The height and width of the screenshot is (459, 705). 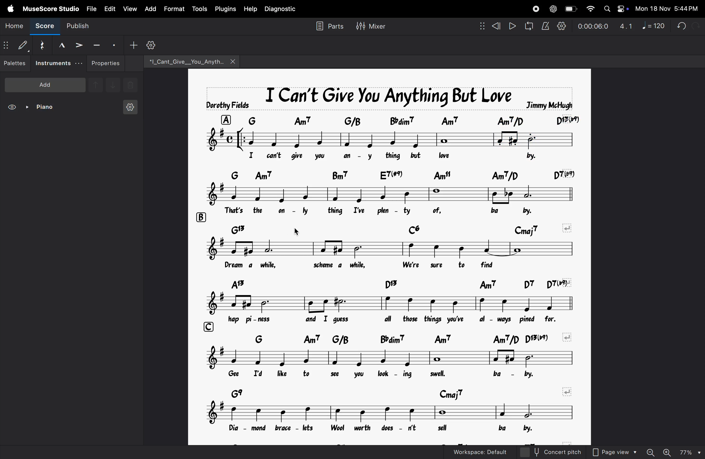 What do you see at coordinates (13, 27) in the screenshot?
I see `home` at bounding box center [13, 27].